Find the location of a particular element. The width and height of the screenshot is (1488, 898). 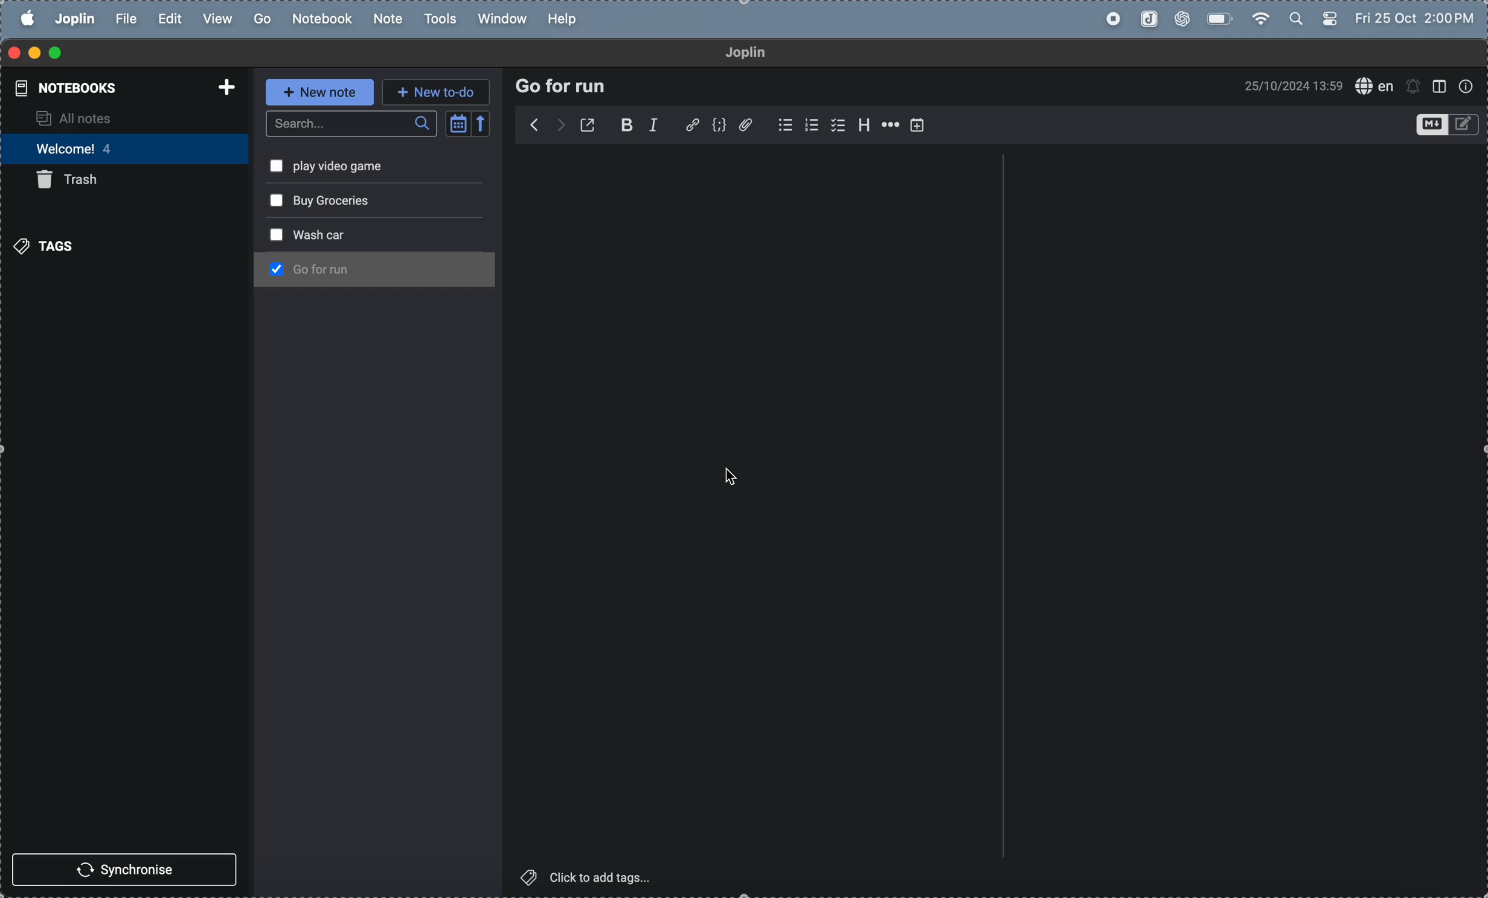

joplin title is located at coordinates (764, 54).